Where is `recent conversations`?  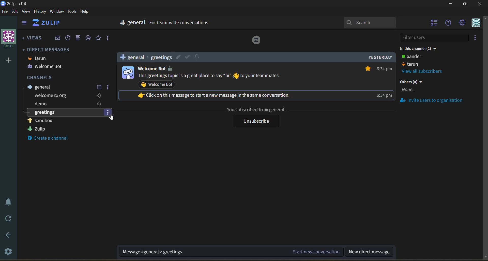
recent conversations is located at coordinates (70, 38).